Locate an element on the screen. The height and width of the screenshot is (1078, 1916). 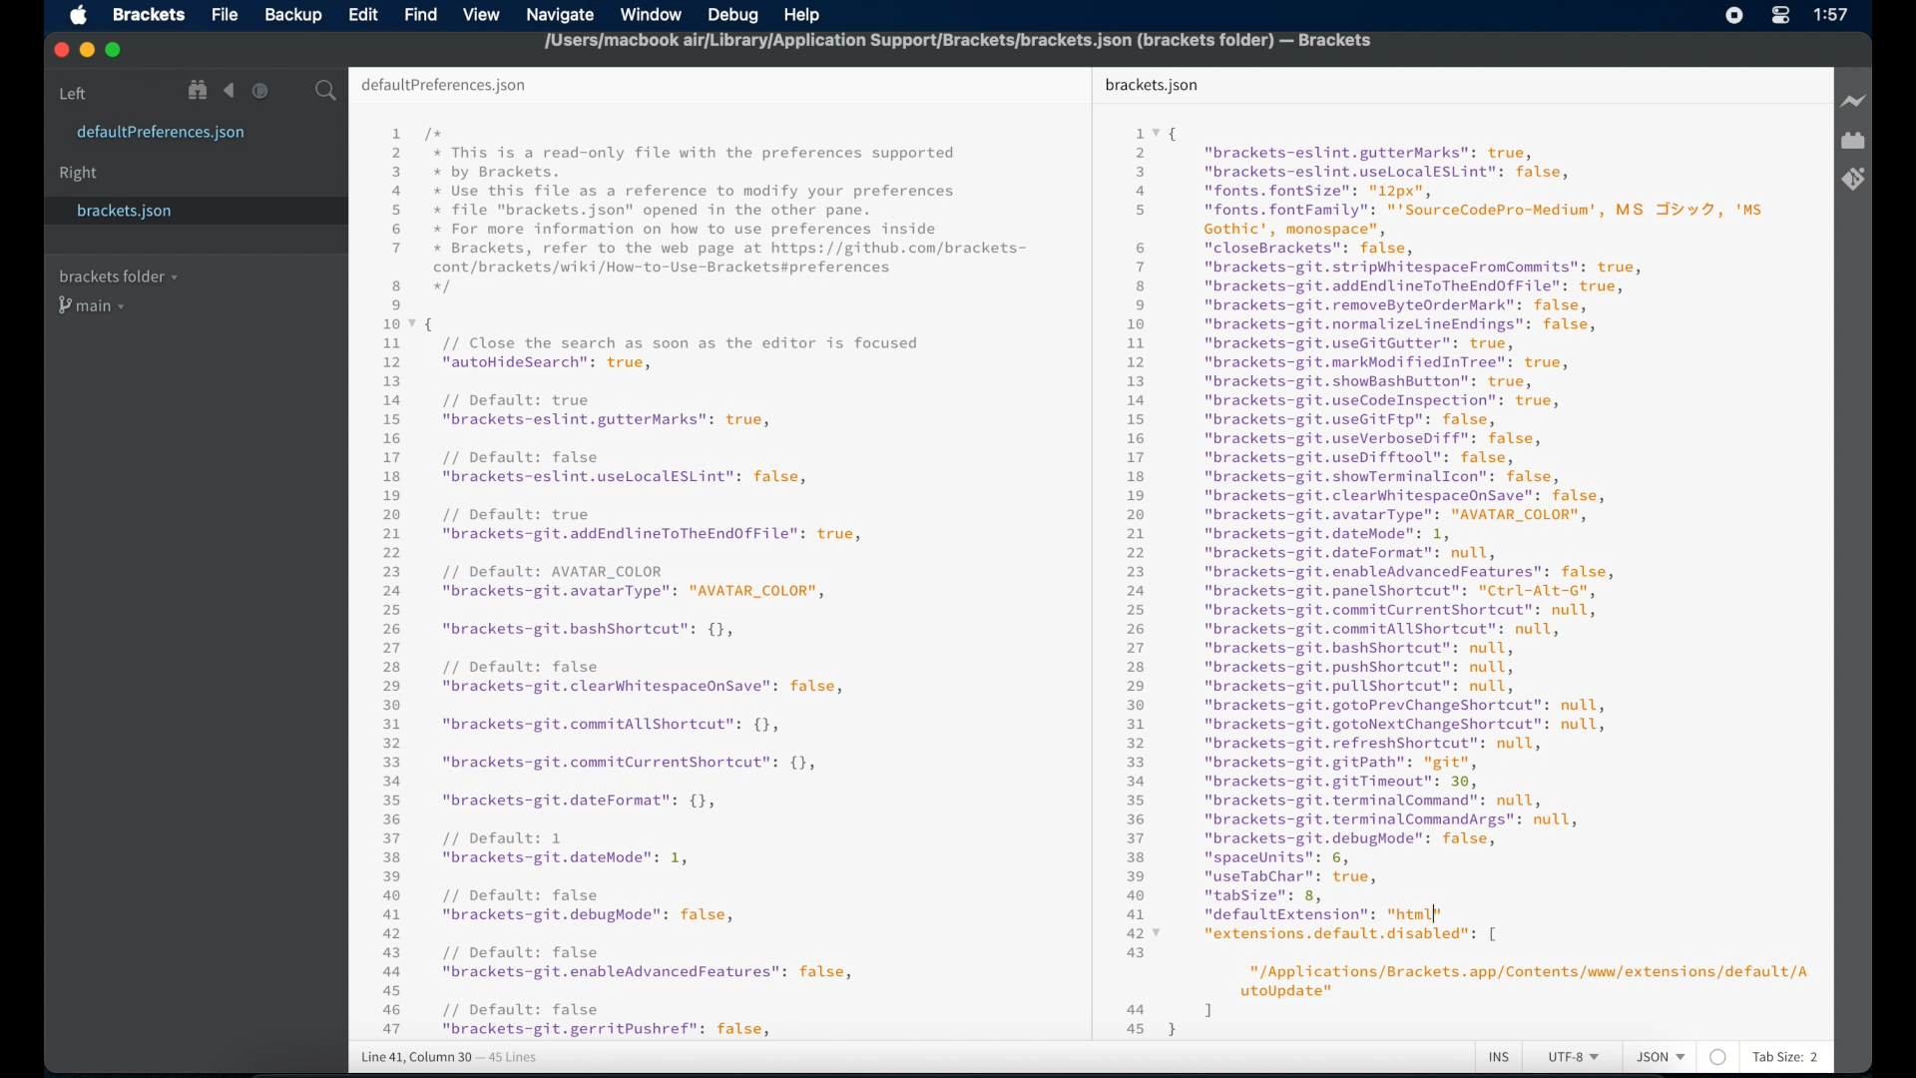
ins is located at coordinates (1500, 1058).